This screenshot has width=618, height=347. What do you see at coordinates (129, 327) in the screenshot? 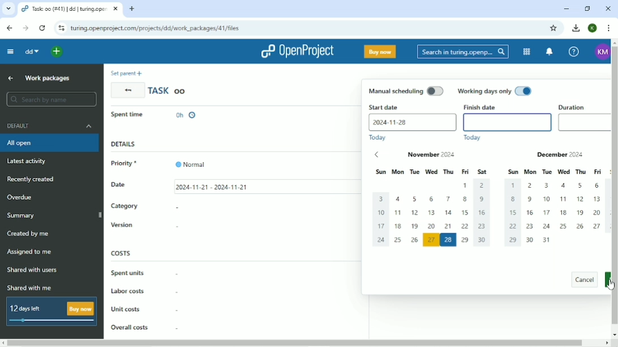
I see `Overall costs` at bounding box center [129, 327].